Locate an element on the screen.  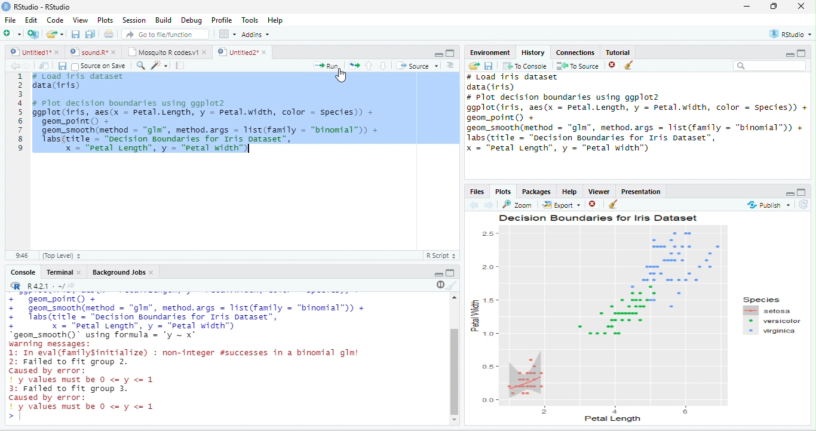
“geom_smooth() using formula = 'y ~ x° is located at coordinates (110, 335).